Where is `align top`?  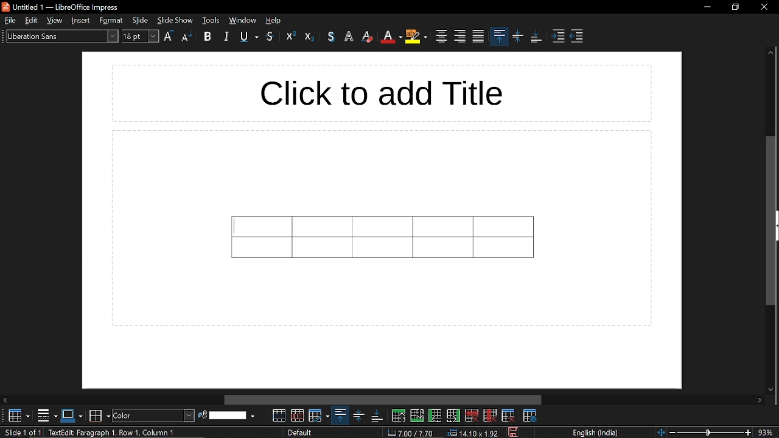 align top is located at coordinates (340, 415).